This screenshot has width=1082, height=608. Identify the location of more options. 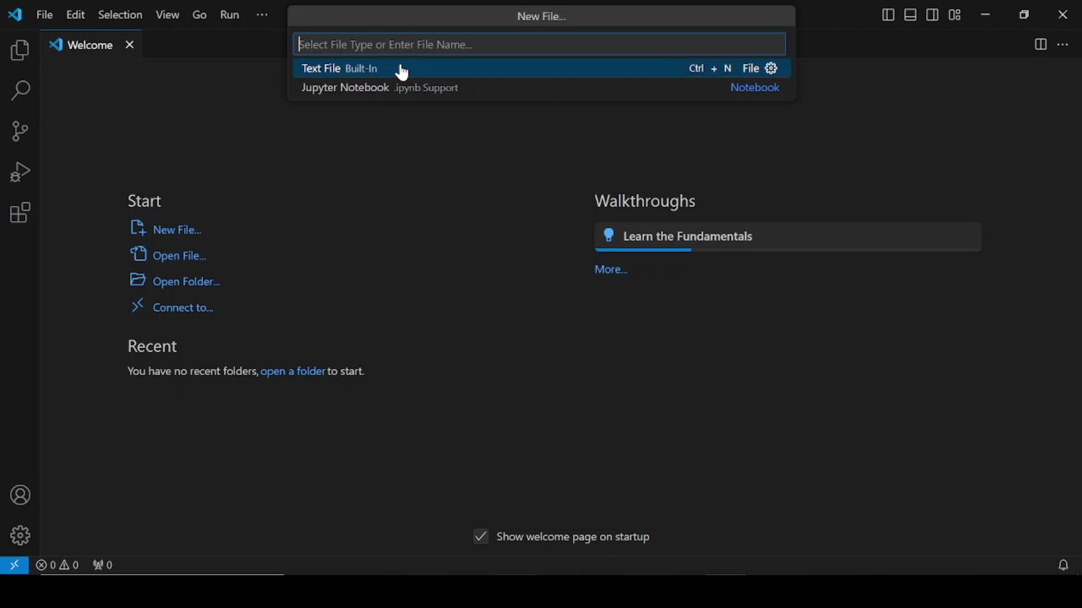
(263, 15).